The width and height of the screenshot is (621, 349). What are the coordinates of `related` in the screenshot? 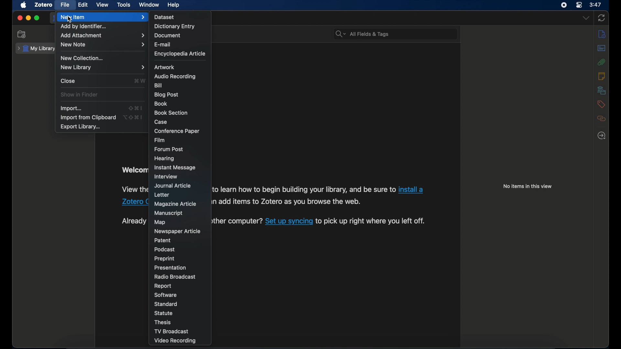 It's located at (602, 119).